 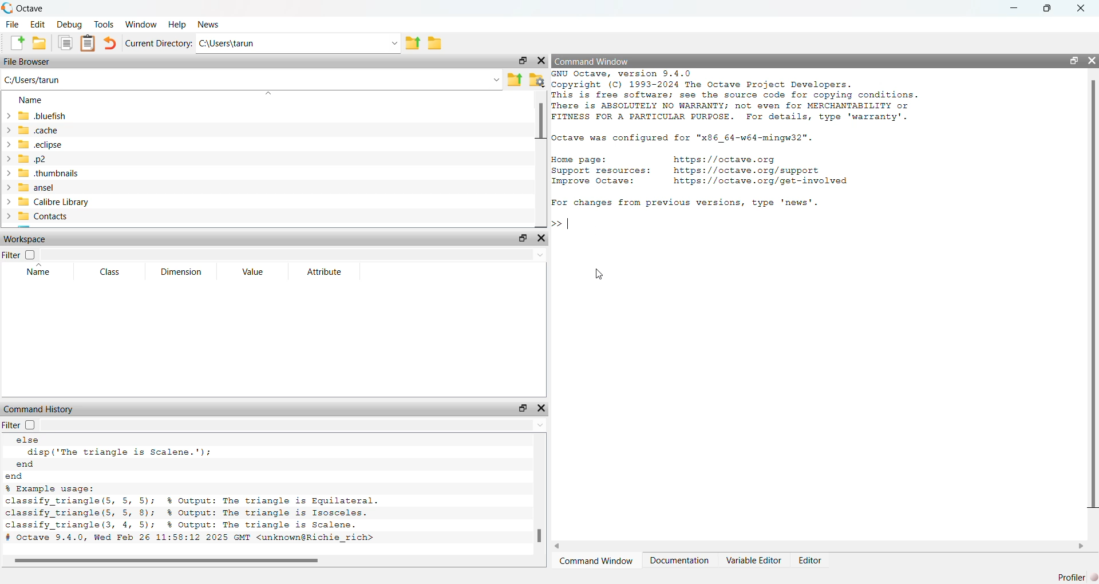 What do you see at coordinates (689, 139) in the screenshot?
I see `details of octave configuration` at bounding box center [689, 139].